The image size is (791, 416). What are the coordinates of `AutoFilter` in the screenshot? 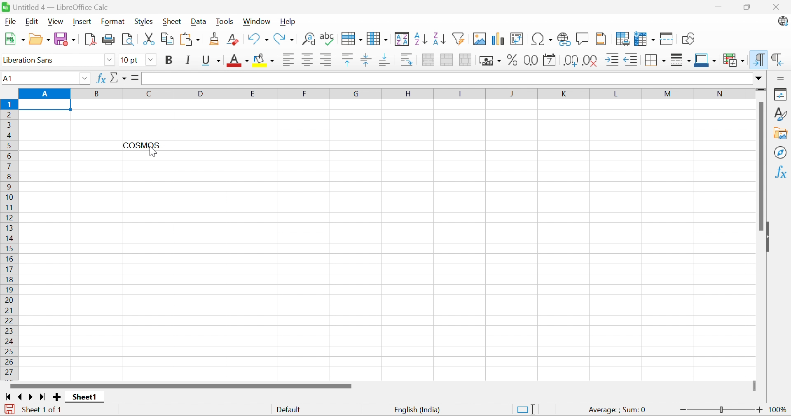 It's located at (459, 39).